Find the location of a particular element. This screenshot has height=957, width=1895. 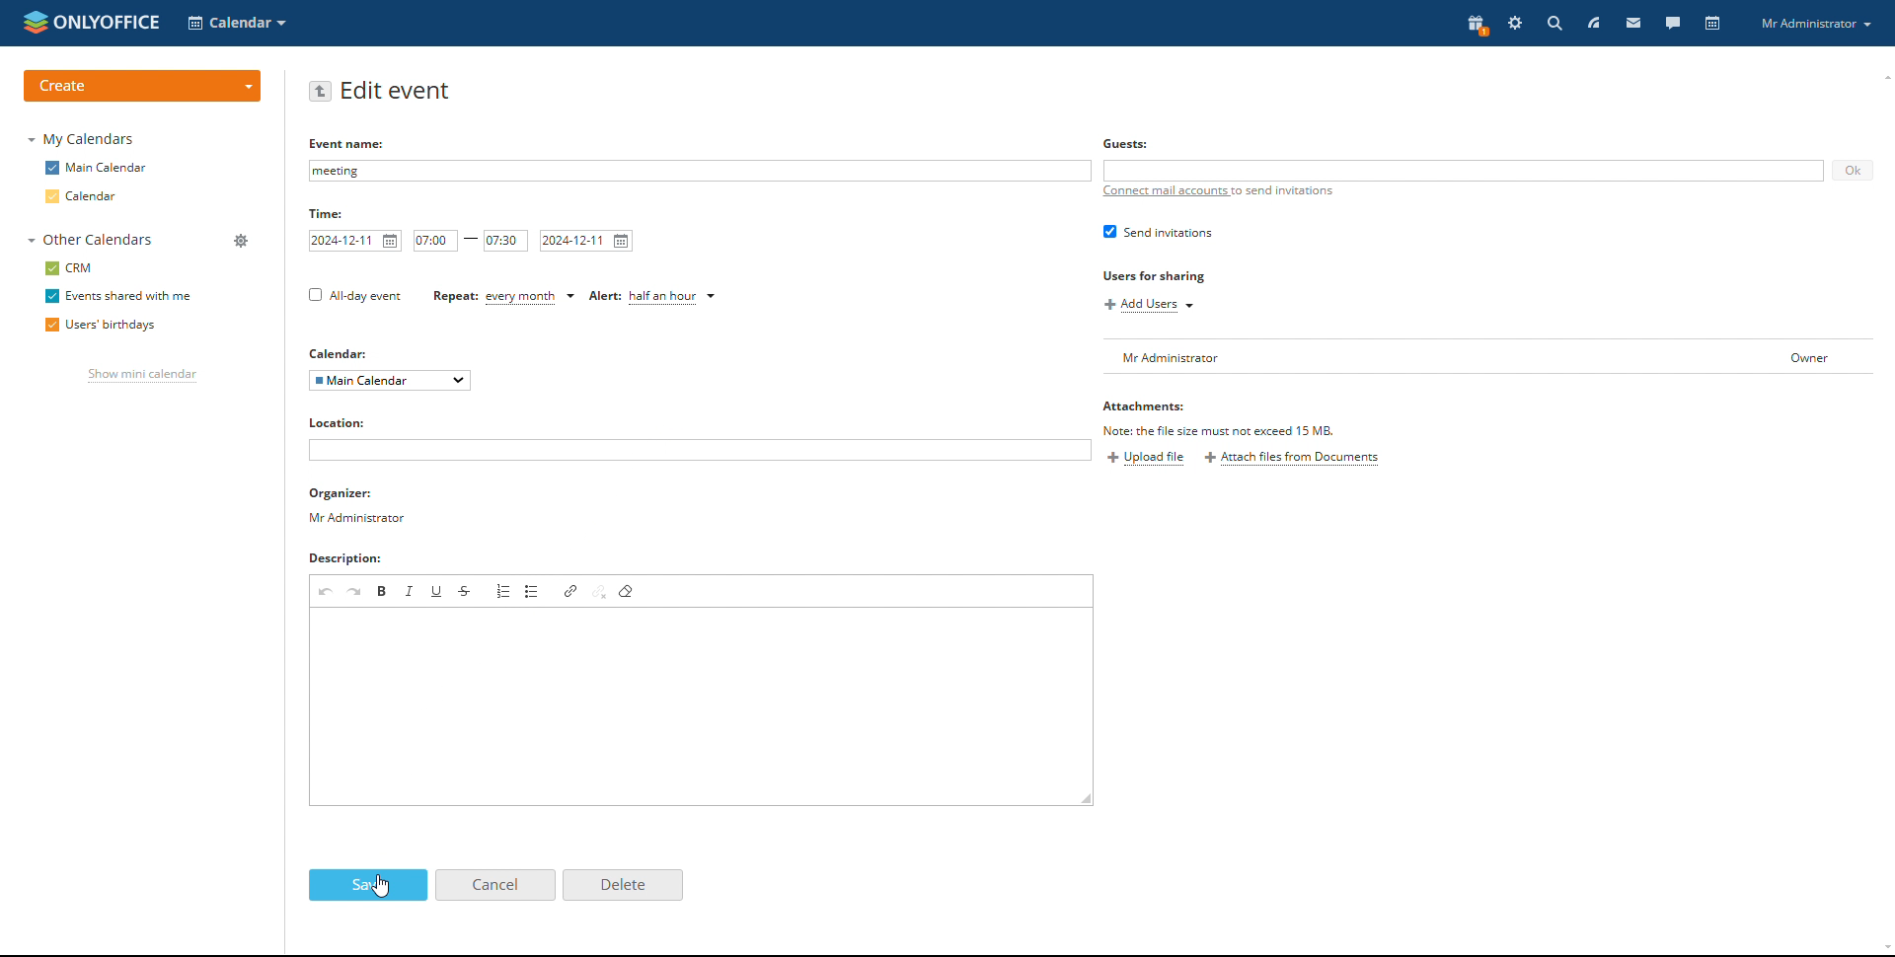

remove format is located at coordinates (628, 591).